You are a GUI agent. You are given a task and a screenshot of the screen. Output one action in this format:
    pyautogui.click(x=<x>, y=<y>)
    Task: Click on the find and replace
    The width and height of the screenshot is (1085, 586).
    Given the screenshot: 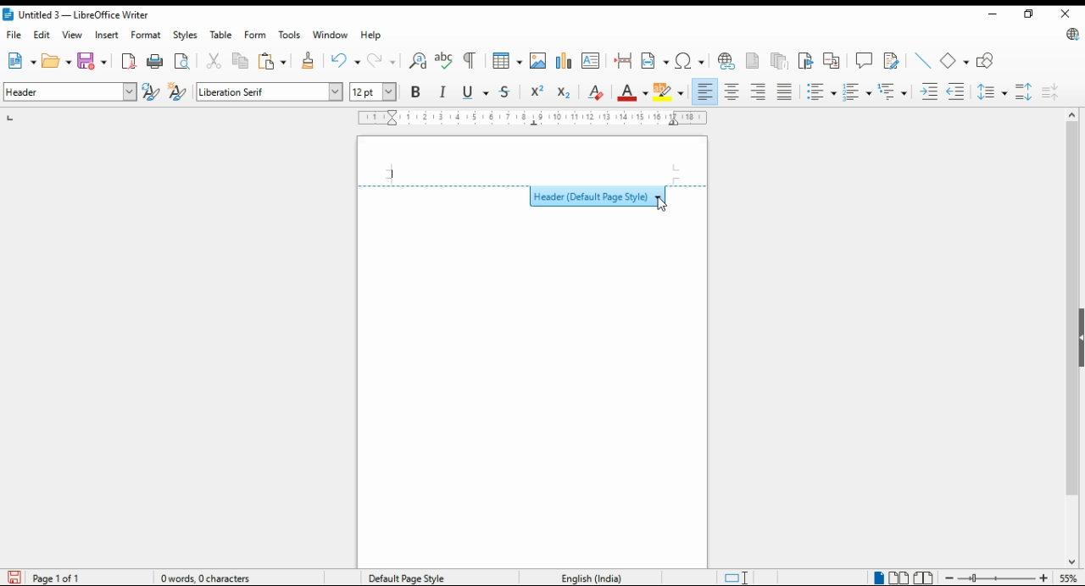 What is the action you would take?
    pyautogui.click(x=419, y=61)
    